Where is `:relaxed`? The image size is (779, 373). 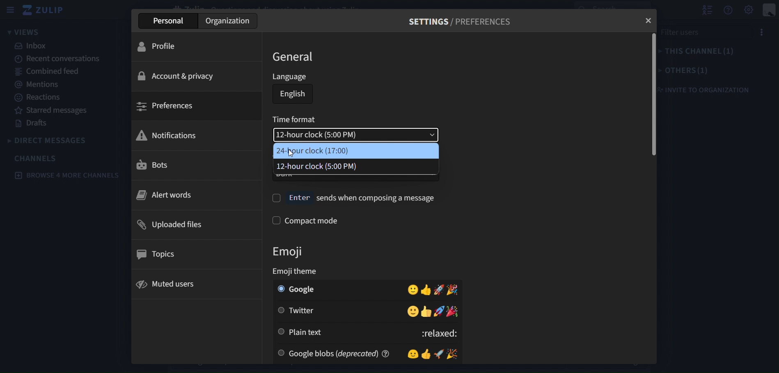
:relaxed is located at coordinates (417, 333).